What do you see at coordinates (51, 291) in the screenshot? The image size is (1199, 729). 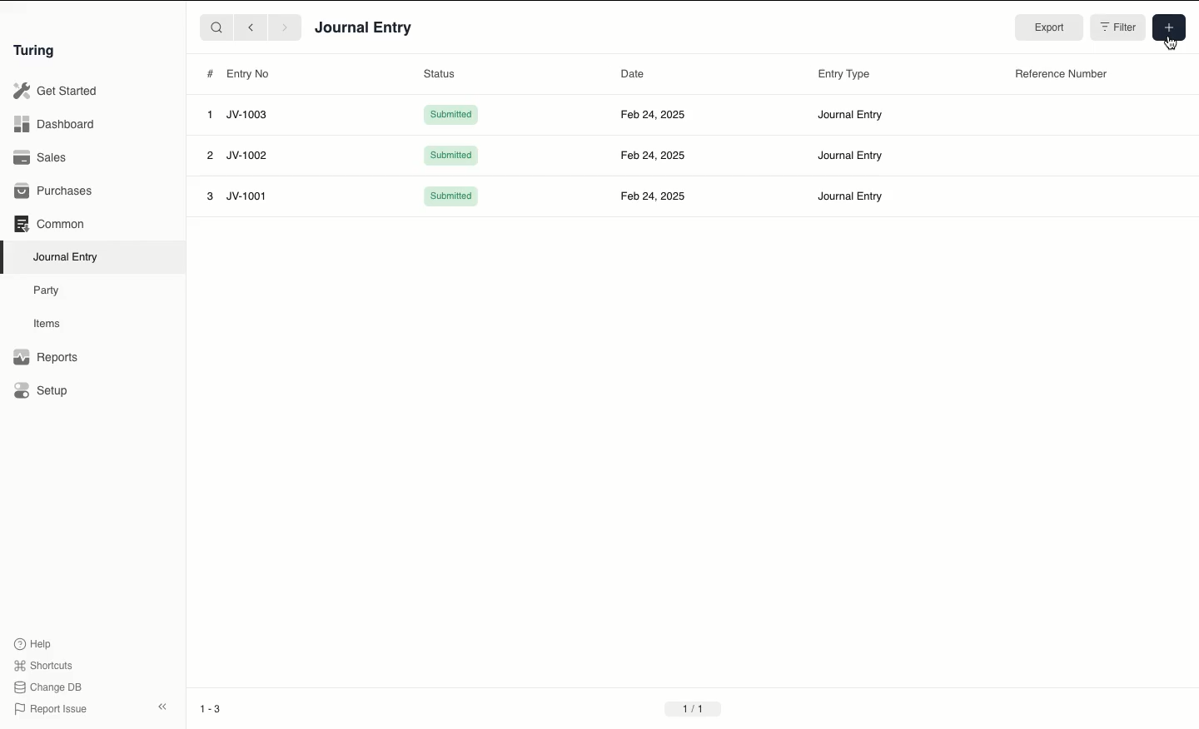 I see `Party` at bounding box center [51, 291].